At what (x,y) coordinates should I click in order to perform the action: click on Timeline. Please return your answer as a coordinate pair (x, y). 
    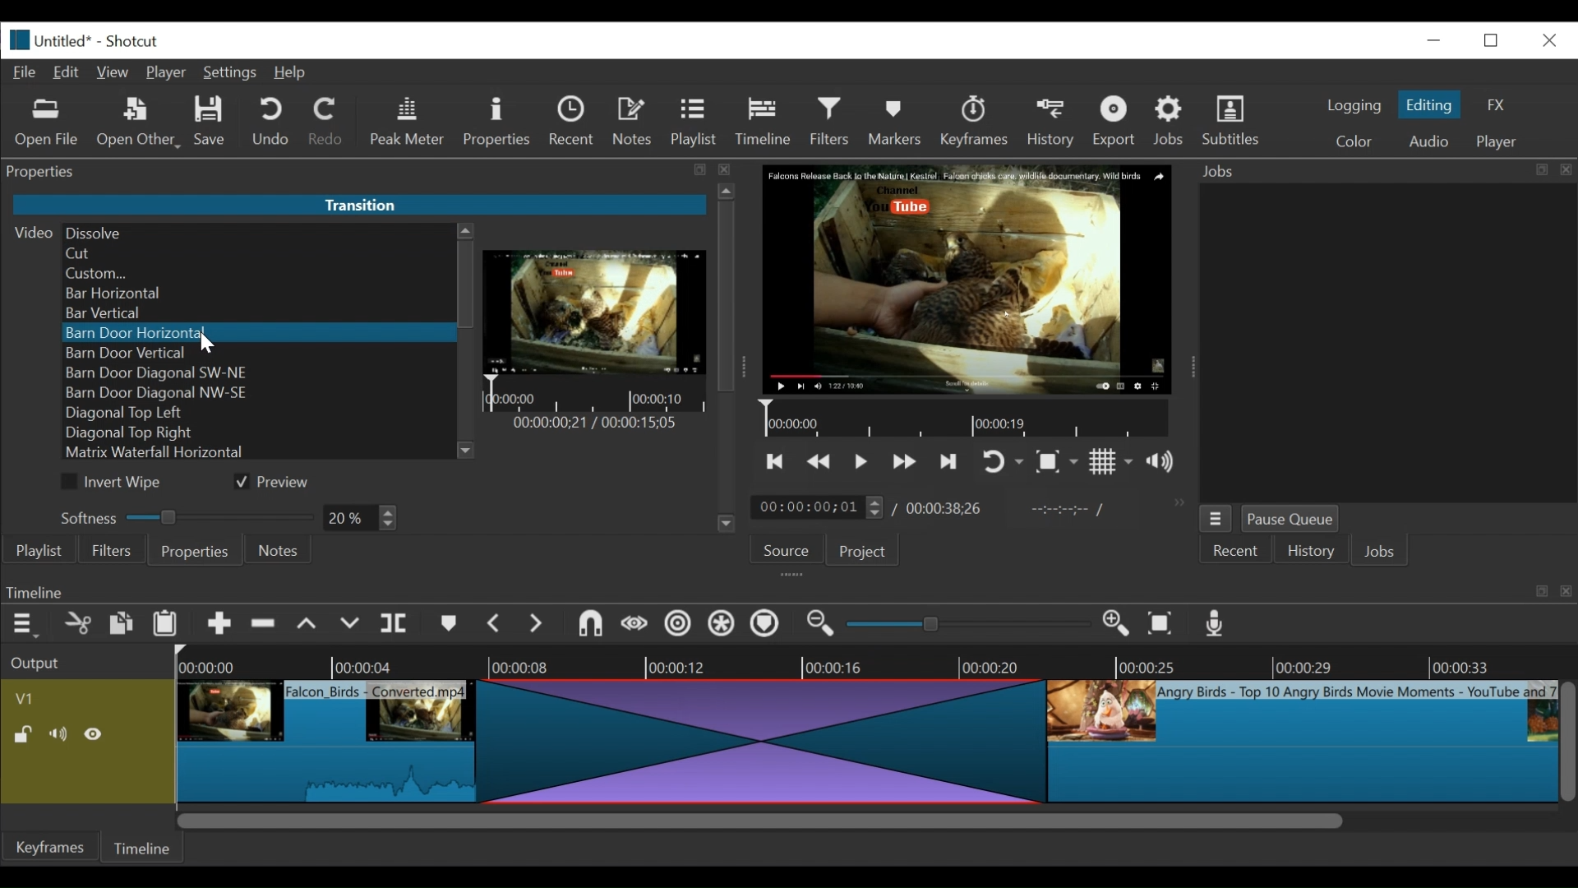
    Looking at the image, I should click on (591, 392).